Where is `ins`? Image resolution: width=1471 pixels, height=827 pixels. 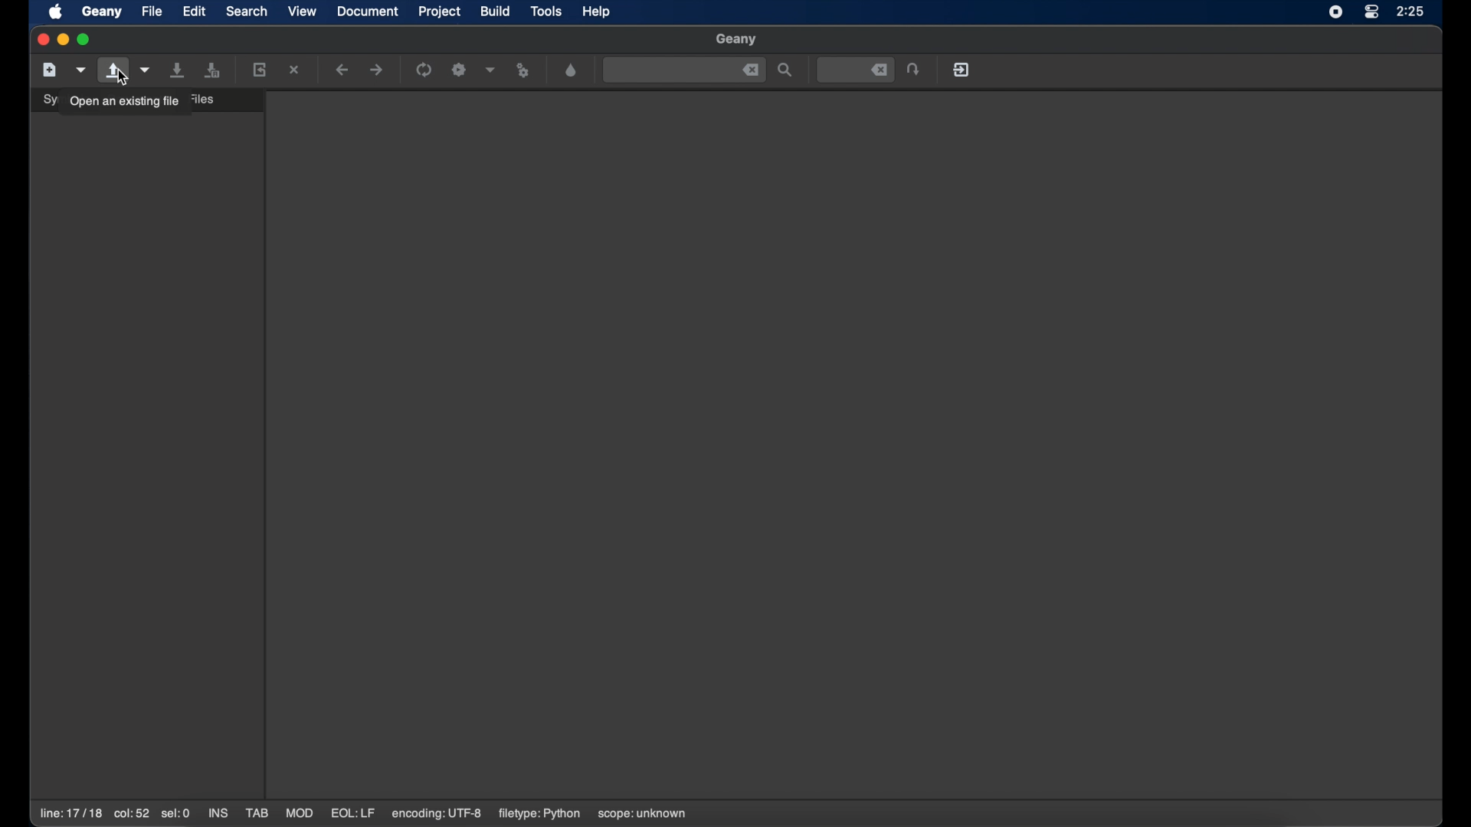 ins is located at coordinates (219, 813).